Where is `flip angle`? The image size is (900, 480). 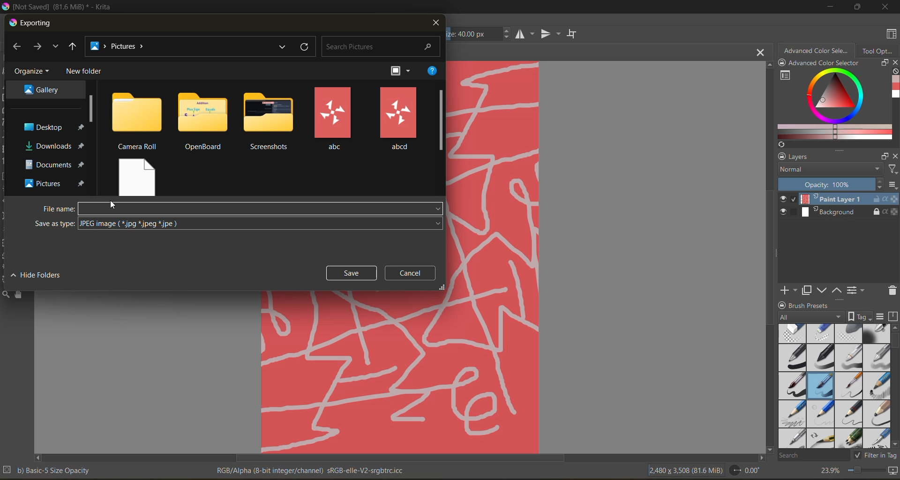
flip angle is located at coordinates (744, 470).